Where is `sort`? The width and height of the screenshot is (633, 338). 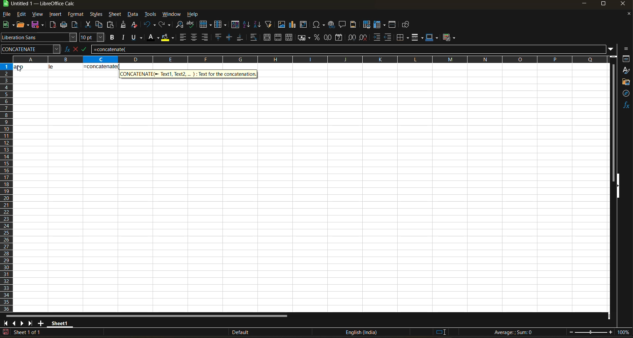
sort is located at coordinates (237, 25).